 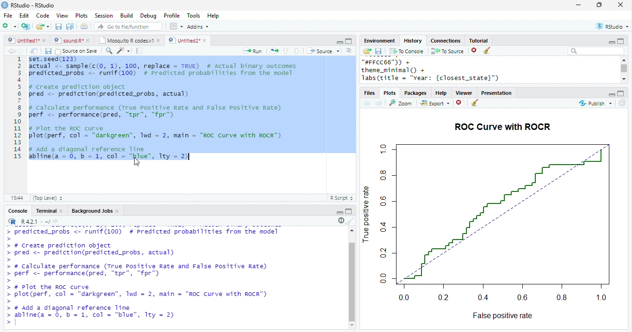 I want to click on graph, so click(x=503, y=214).